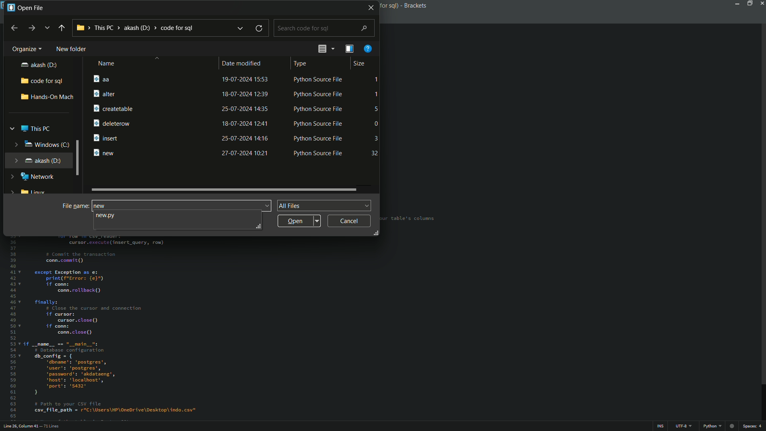 The height and width of the screenshot is (431, 766). Describe the element at coordinates (749, 3) in the screenshot. I see `maximize` at that location.